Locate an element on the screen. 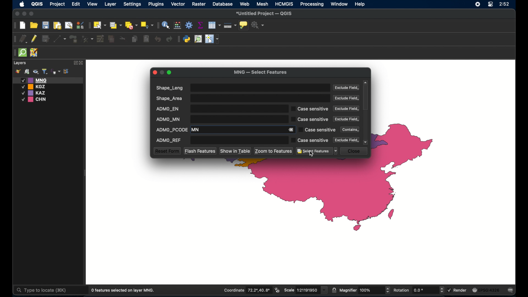  plugins is located at coordinates (156, 4).